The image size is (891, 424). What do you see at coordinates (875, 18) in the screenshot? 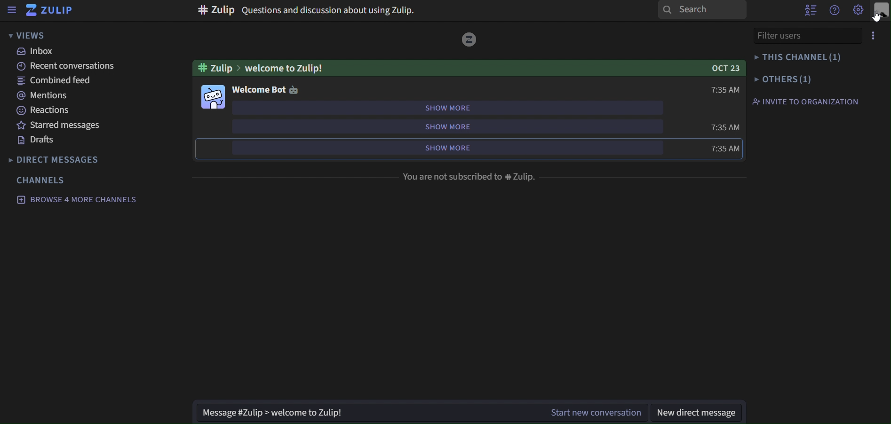
I see `cursor` at bounding box center [875, 18].